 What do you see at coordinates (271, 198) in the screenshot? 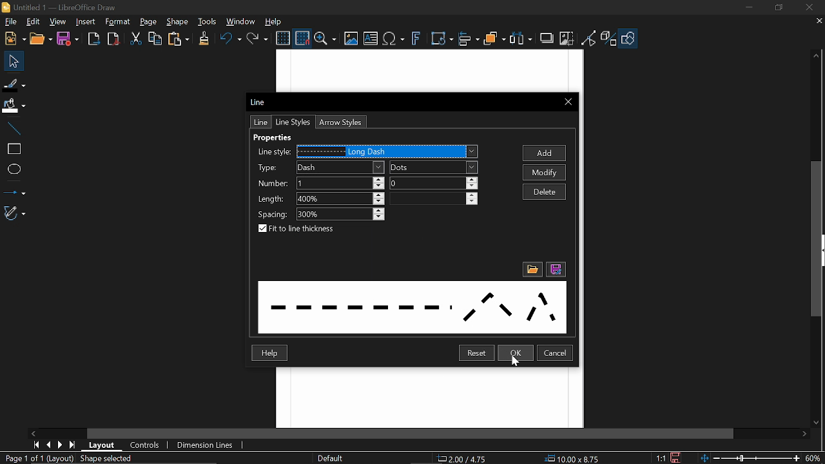
I see `Length:` at bounding box center [271, 198].